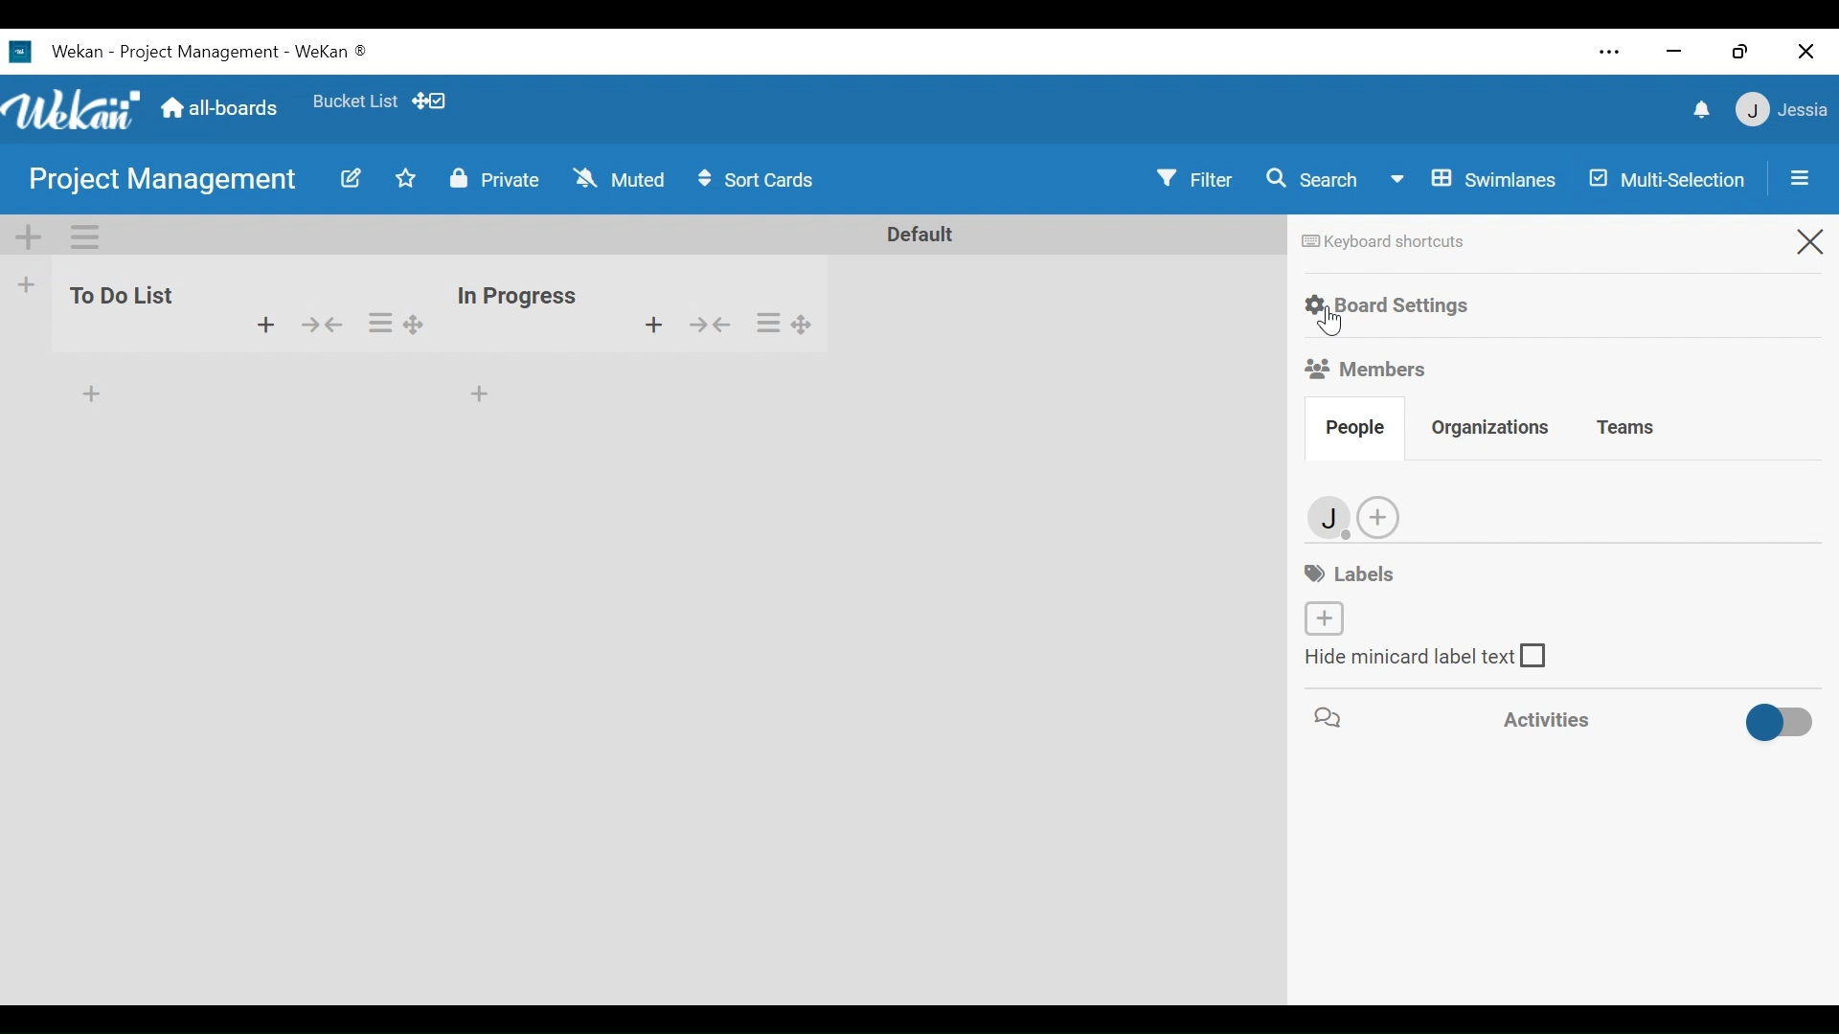 This screenshot has height=1034, width=1839. What do you see at coordinates (123, 306) in the screenshot?
I see `to do list` at bounding box center [123, 306].